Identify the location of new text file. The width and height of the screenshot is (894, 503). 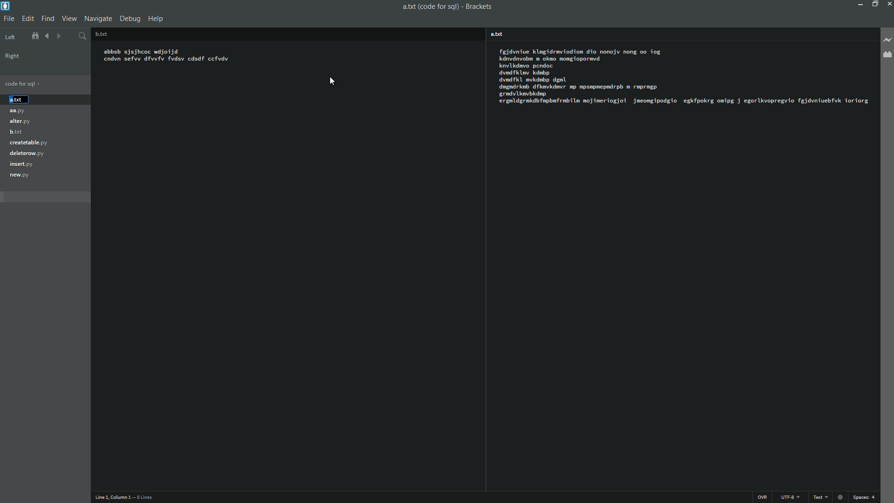
(499, 34).